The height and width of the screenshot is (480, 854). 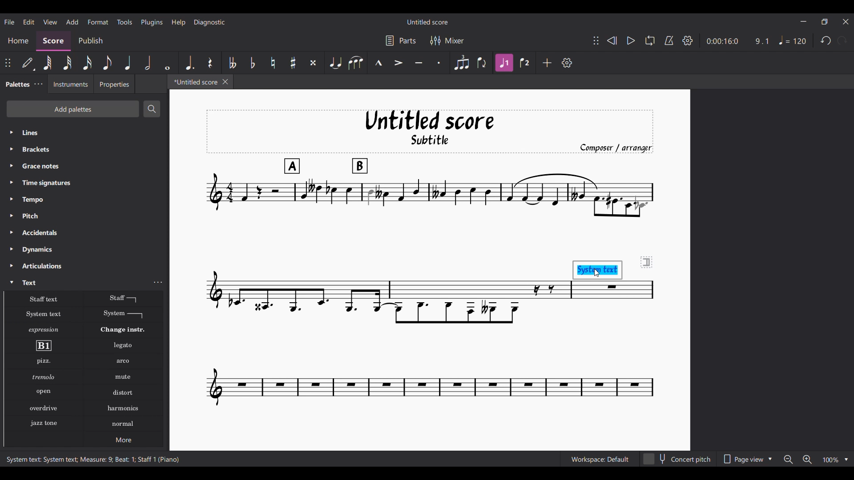 What do you see at coordinates (722, 41) in the screenshot?
I see `0:00:16:0` at bounding box center [722, 41].